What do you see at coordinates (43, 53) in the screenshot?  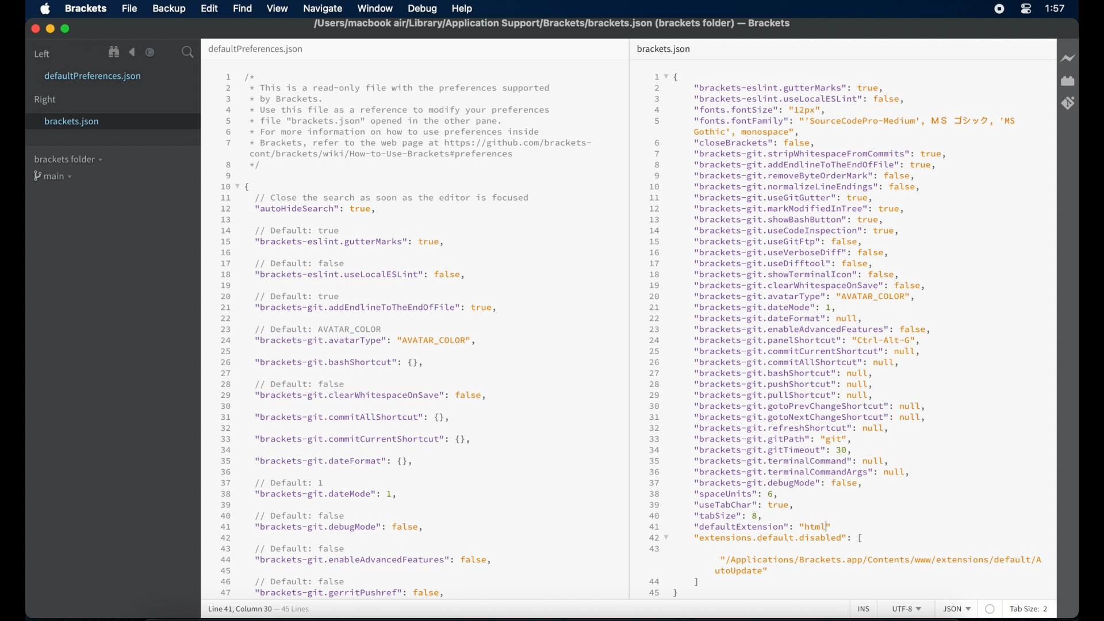 I see `left` at bounding box center [43, 53].